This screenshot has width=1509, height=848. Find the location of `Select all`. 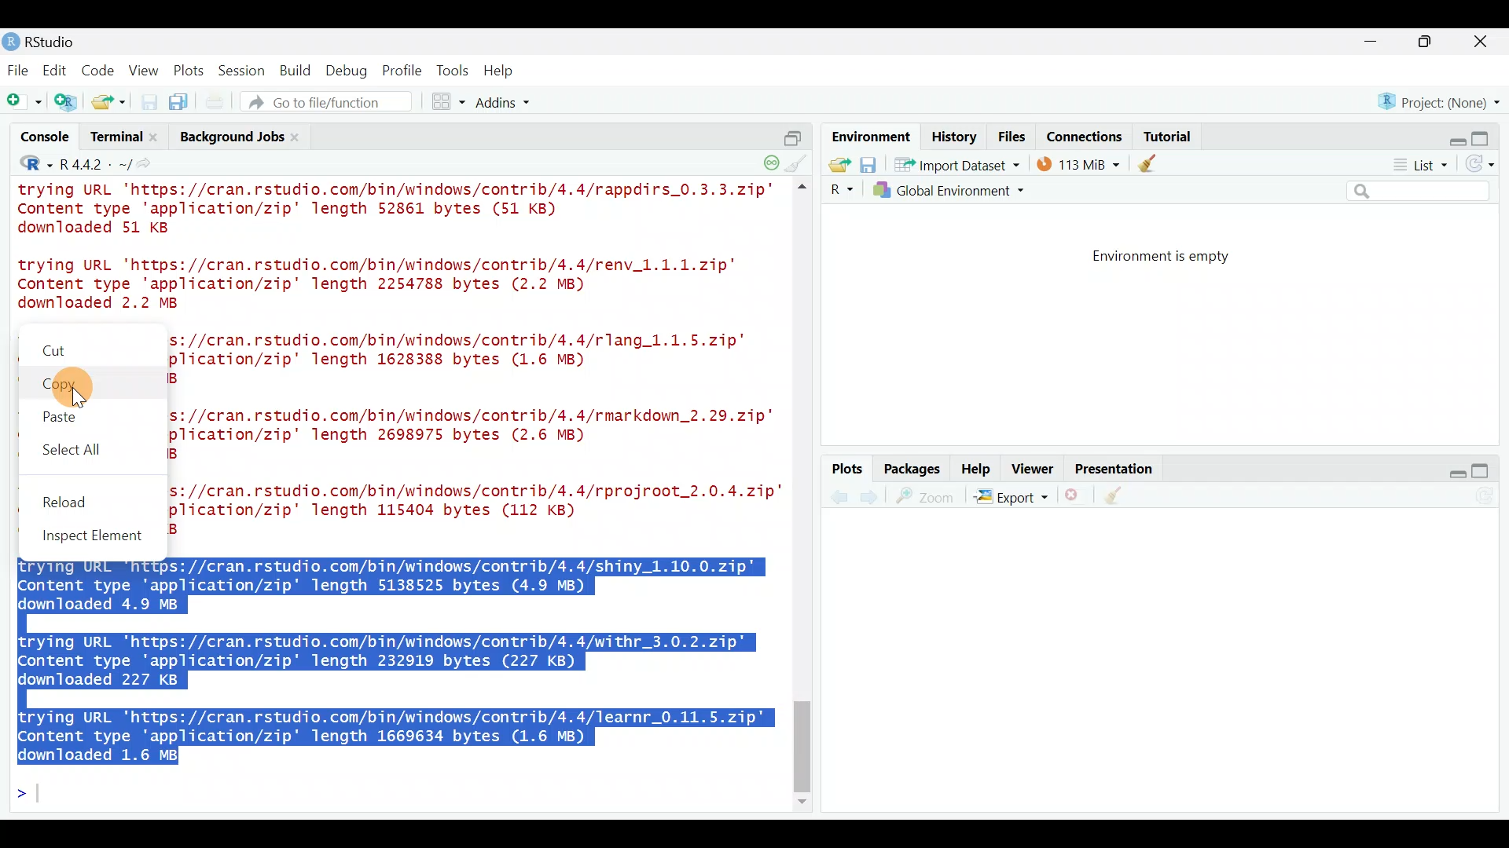

Select all is located at coordinates (83, 449).